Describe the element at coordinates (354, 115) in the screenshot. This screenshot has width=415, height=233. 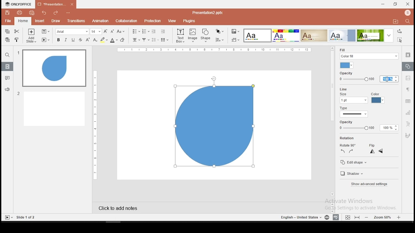
I see `line type selection` at that location.